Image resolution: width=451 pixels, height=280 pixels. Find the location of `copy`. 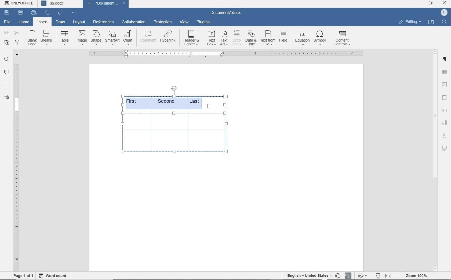

copy is located at coordinates (6, 34).